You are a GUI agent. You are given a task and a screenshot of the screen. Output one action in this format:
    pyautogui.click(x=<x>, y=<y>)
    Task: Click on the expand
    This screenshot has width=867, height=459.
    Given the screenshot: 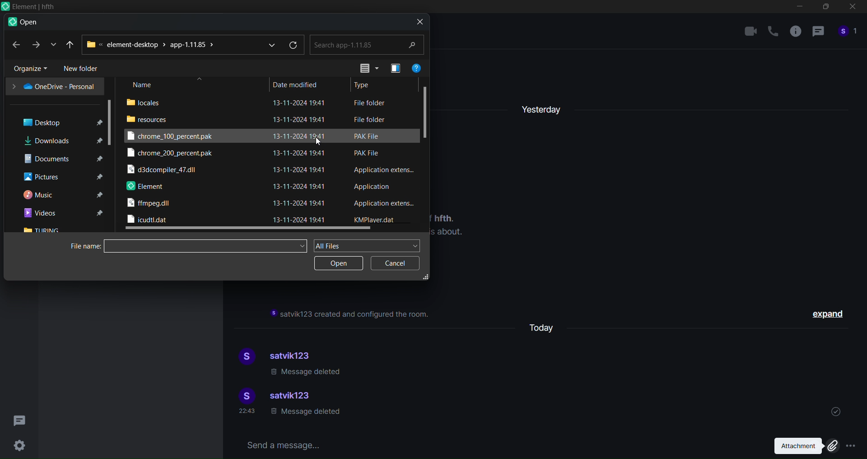 What is the action you would take?
    pyautogui.click(x=830, y=315)
    